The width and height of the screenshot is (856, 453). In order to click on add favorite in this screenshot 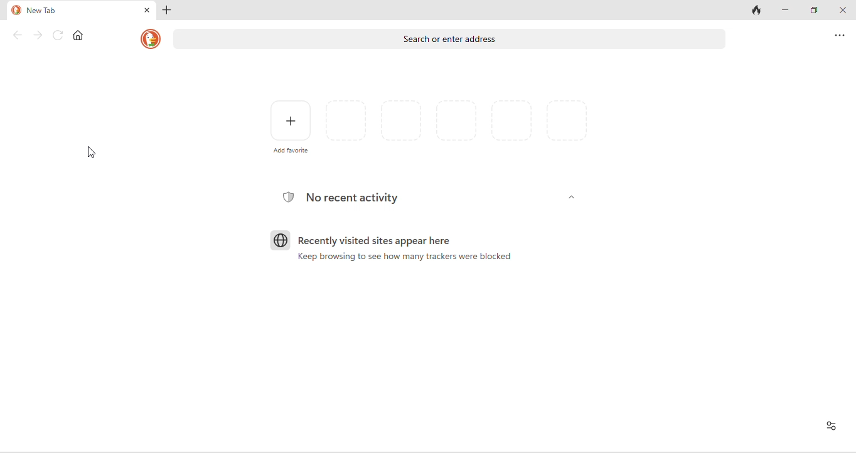, I will do `click(291, 125)`.